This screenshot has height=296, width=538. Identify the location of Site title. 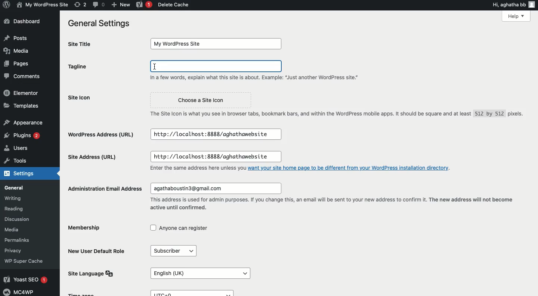
(83, 44).